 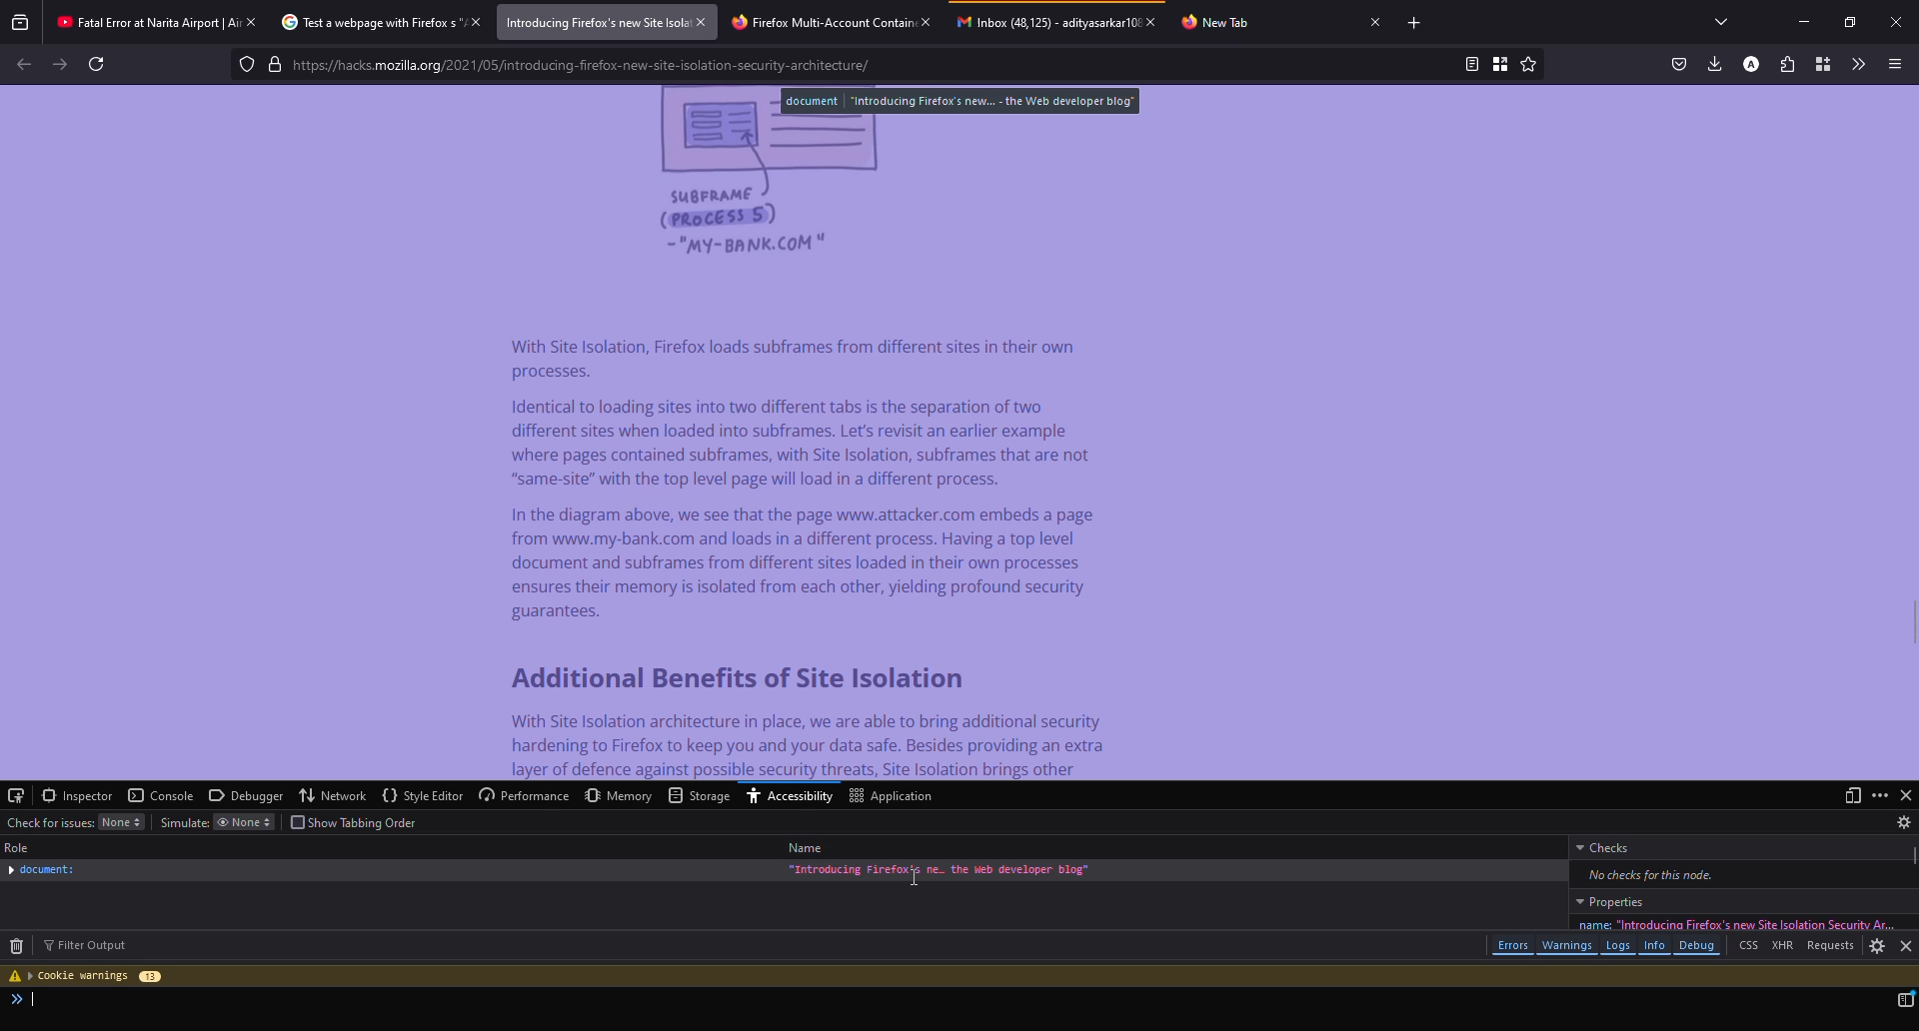 What do you see at coordinates (622, 795) in the screenshot?
I see `memory` at bounding box center [622, 795].